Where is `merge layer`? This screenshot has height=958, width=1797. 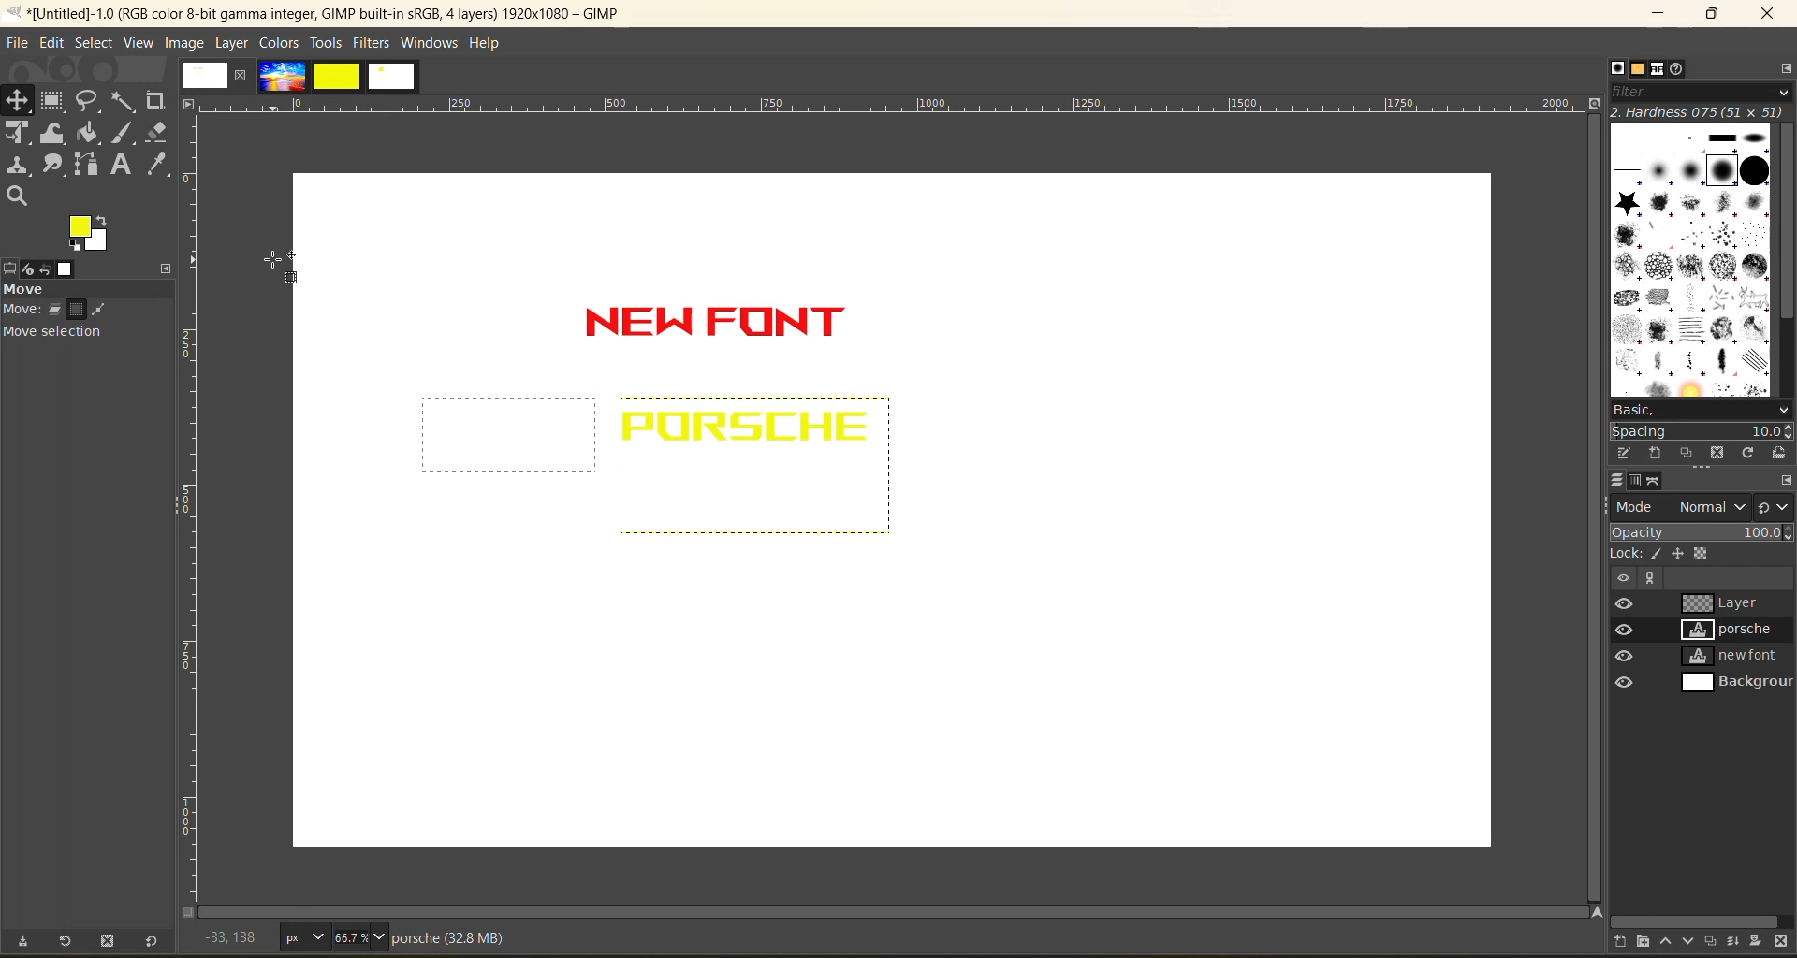
merge layer is located at coordinates (1736, 940).